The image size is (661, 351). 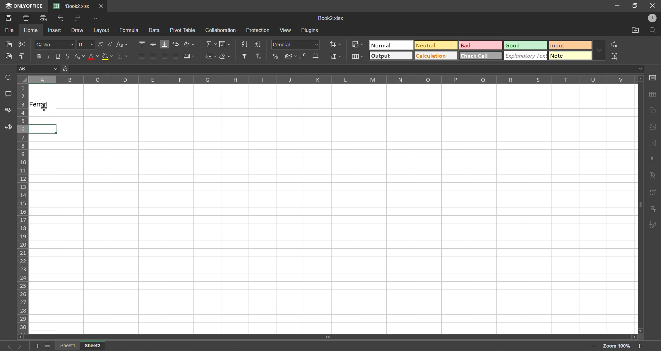 I want to click on quick print, so click(x=44, y=18).